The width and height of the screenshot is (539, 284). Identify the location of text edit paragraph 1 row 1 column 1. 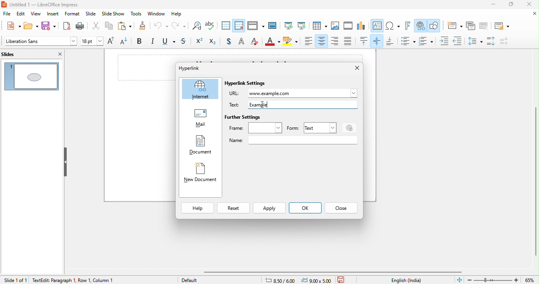
(94, 280).